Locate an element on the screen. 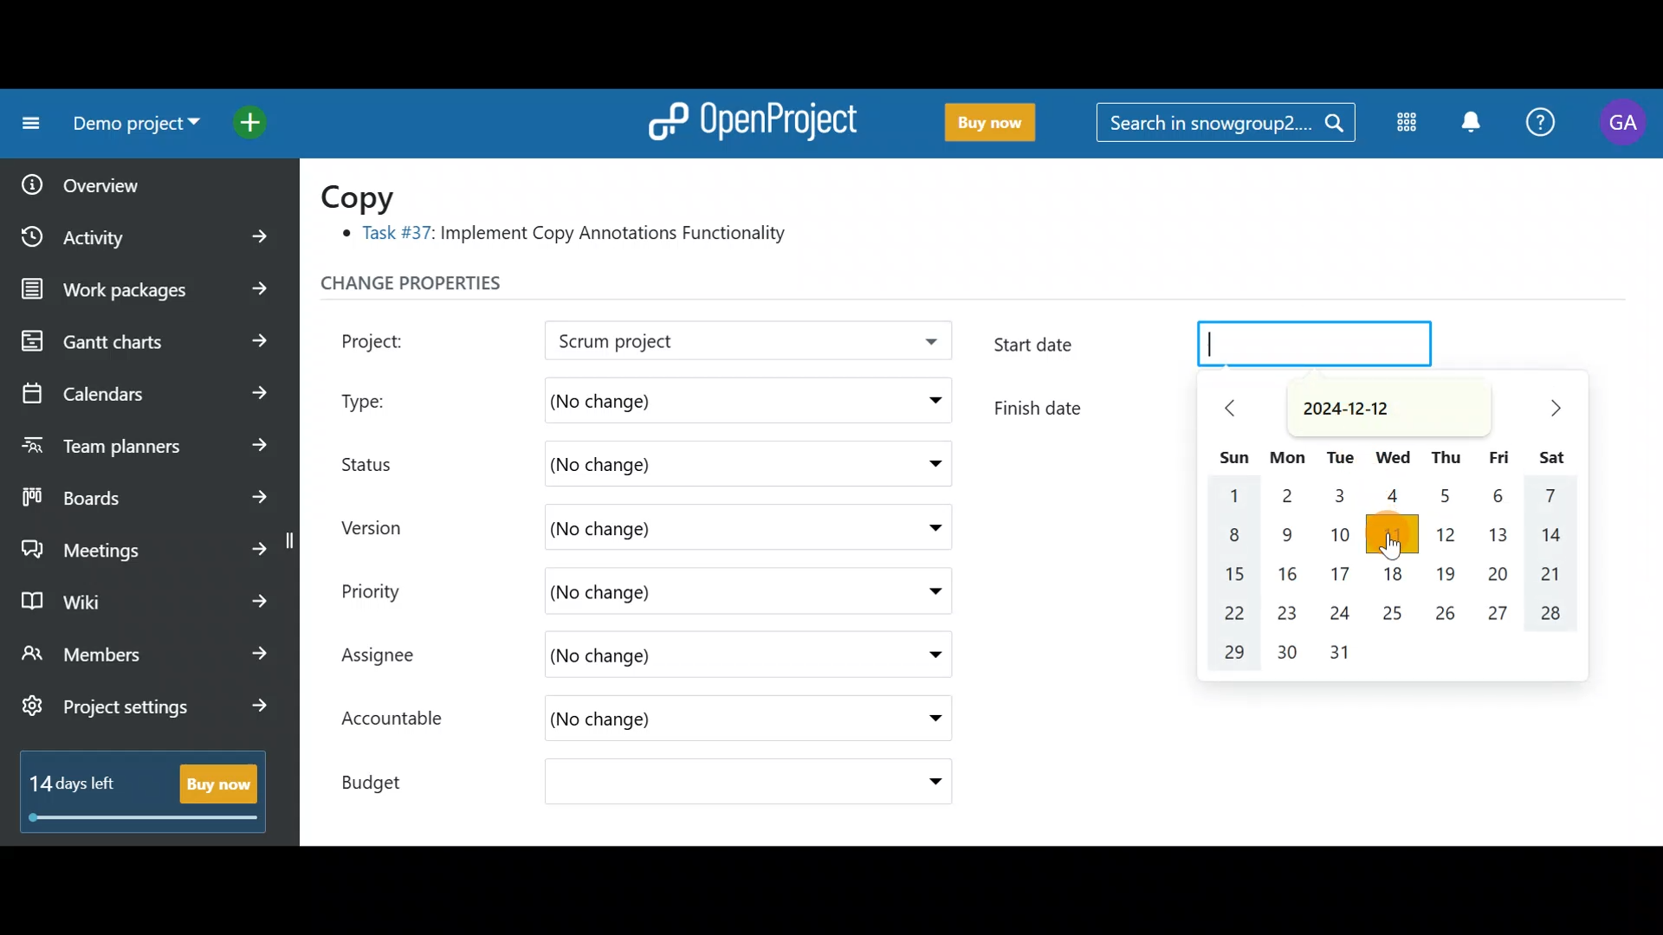 This screenshot has height=935, width=1663. Change properties is located at coordinates (446, 287).